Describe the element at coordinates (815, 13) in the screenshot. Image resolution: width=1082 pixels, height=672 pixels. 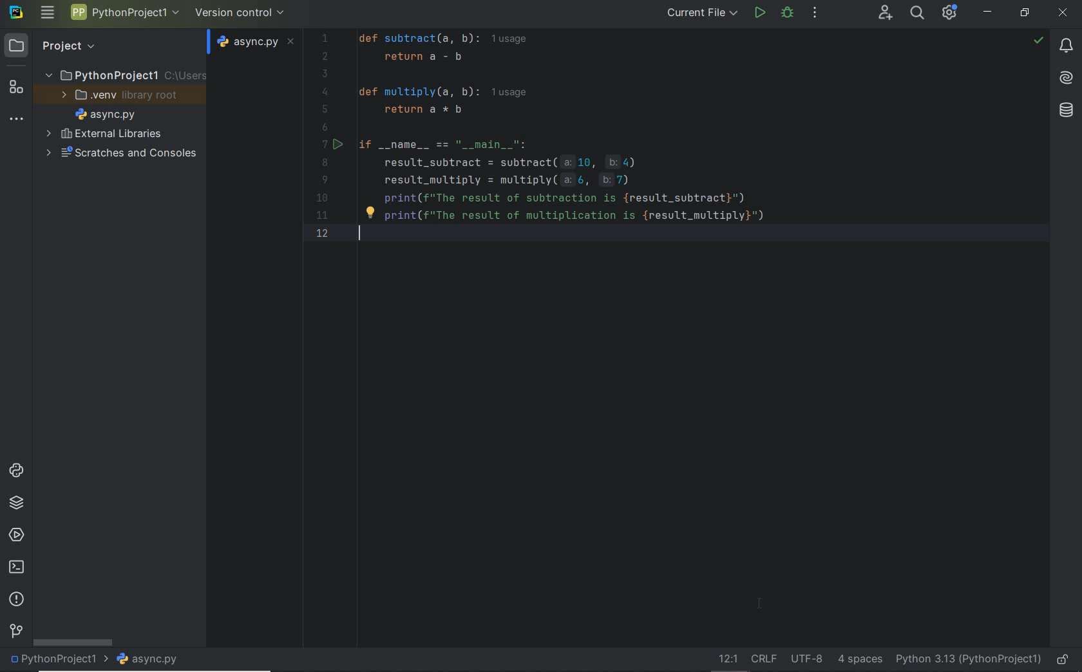
I see `more actions` at that location.